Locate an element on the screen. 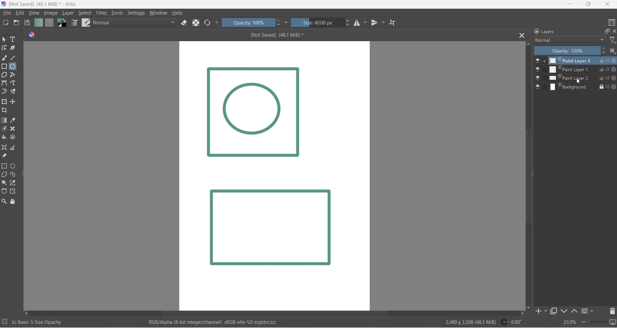 Image resolution: width=617 pixels, height=328 pixels. move up button is located at coordinates (528, 44).